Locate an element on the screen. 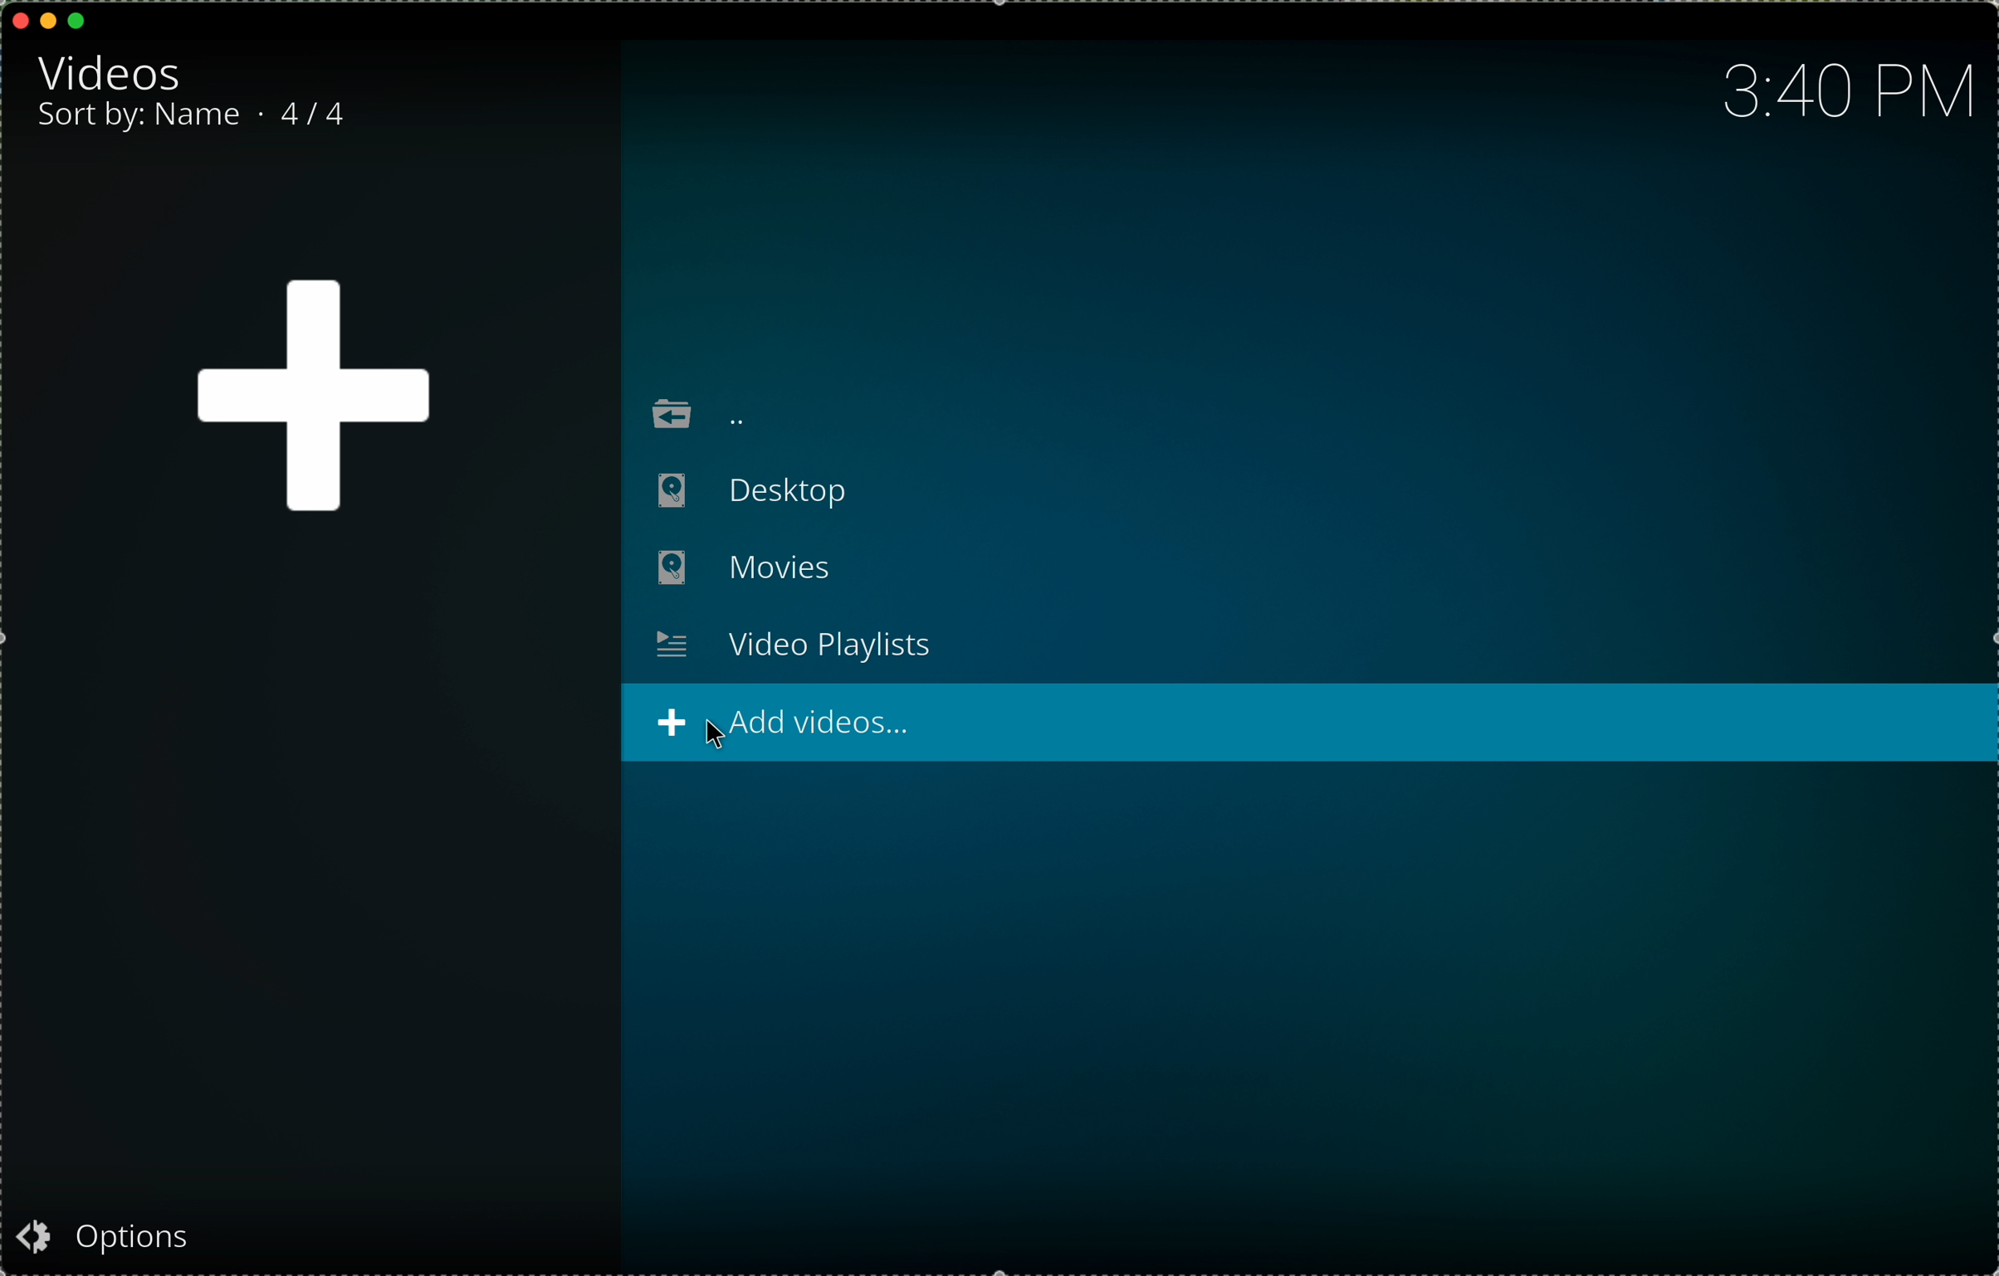 The height and width of the screenshot is (1276, 1999). 4/4 is located at coordinates (312, 114).